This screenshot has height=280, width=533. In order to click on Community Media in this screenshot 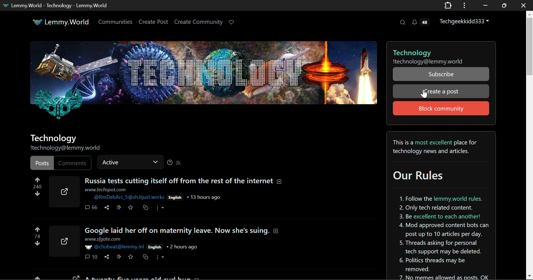, I will do `click(203, 82)`.